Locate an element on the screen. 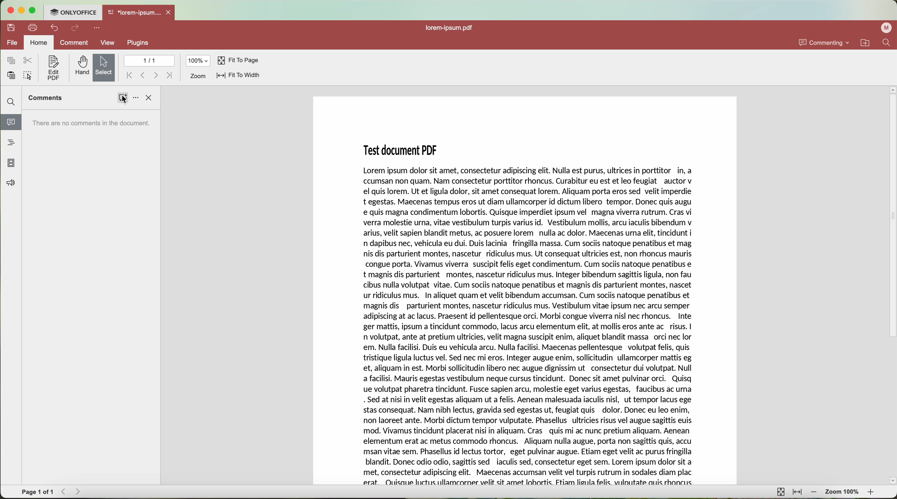  cursor is located at coordinates (125, 101).